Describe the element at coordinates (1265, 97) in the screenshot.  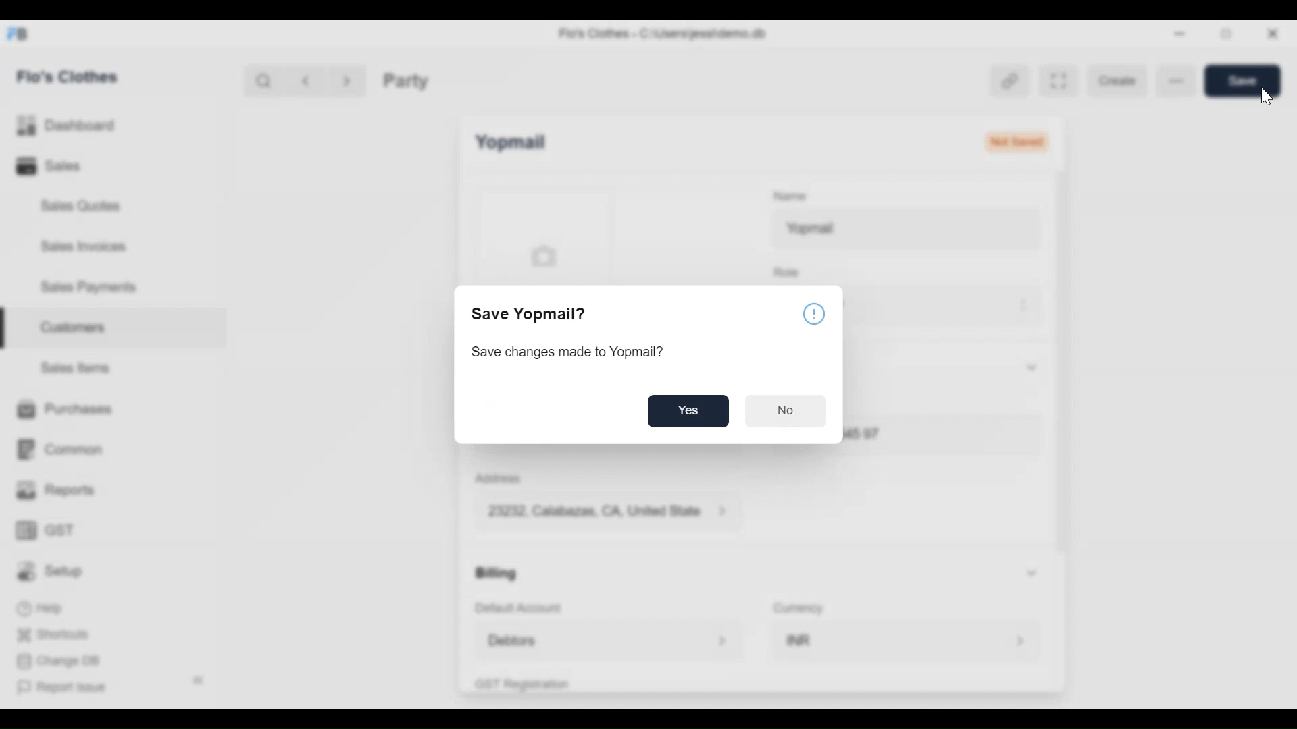
I see `Cursor` at that location.